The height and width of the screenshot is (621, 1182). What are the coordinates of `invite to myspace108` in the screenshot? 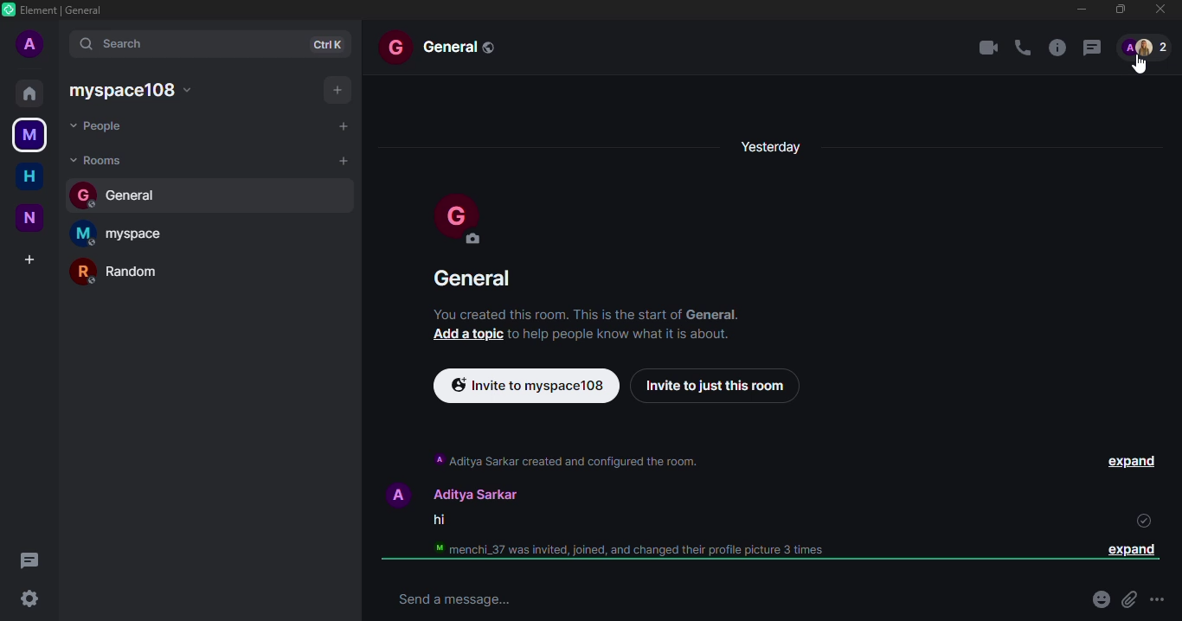 It's located at (524, 384).